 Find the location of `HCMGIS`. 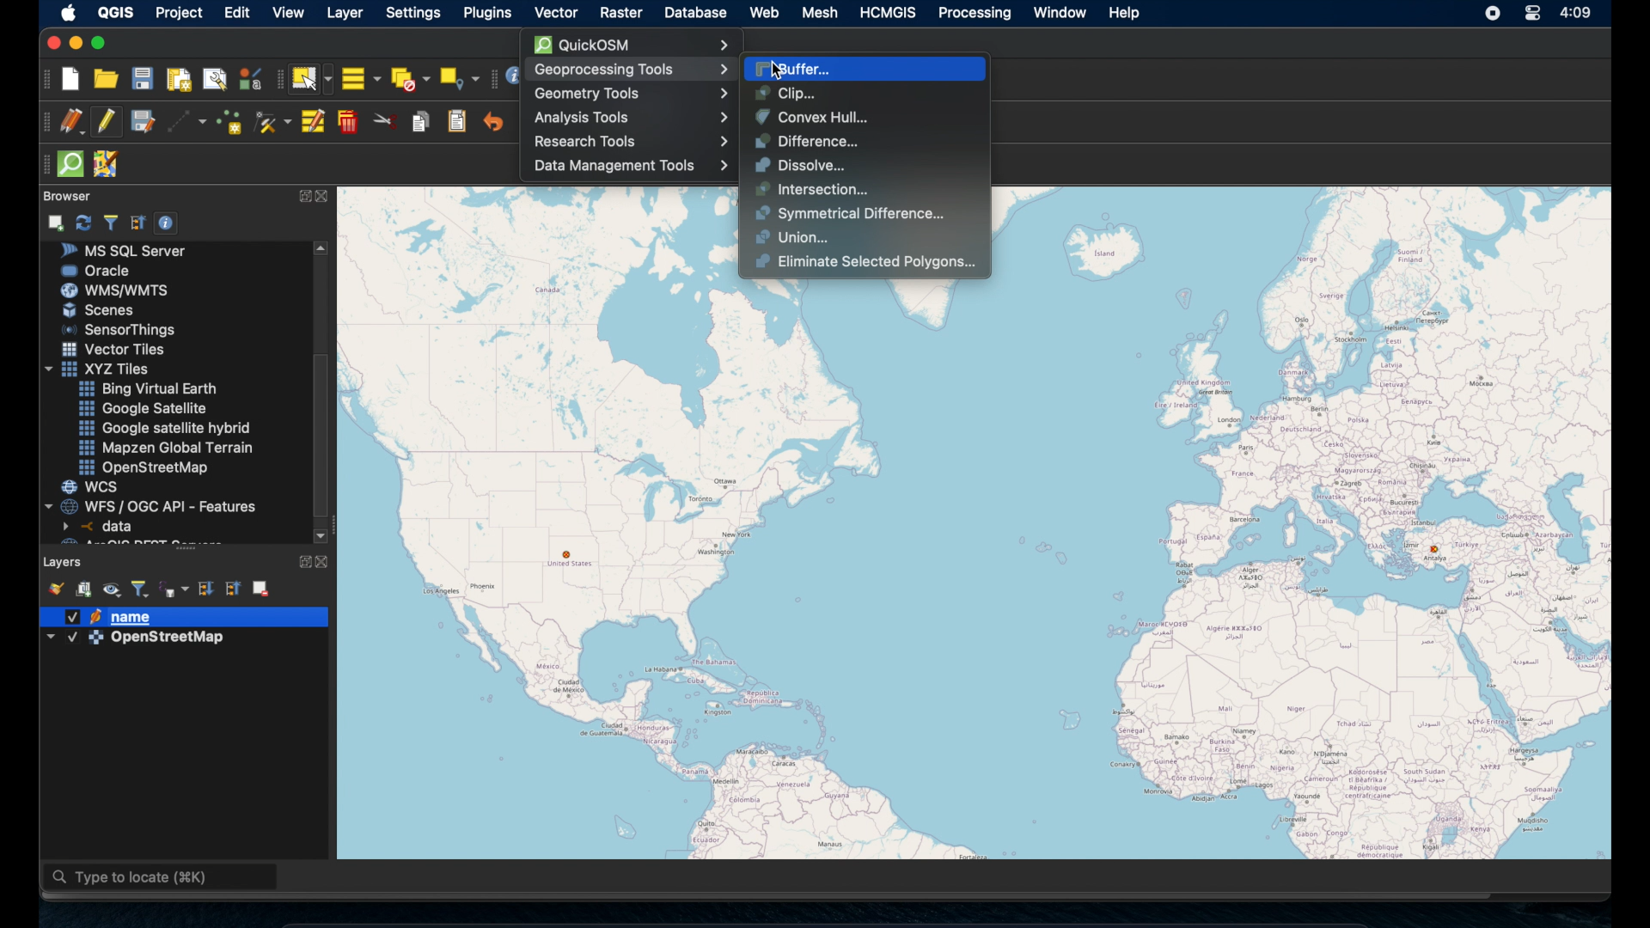

HCMGIS is located at coordinates (890, 13).